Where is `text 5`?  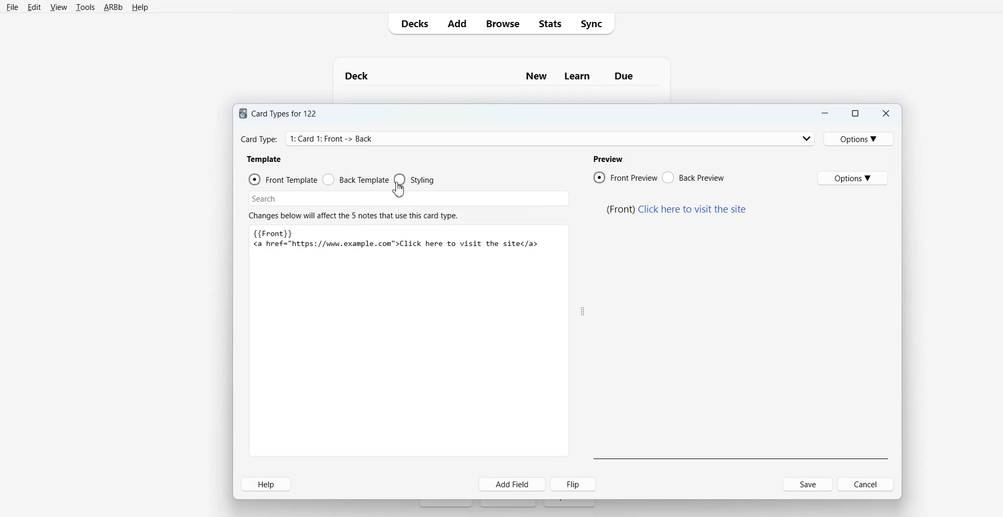
text 5 is located at coordinates (677, 209).